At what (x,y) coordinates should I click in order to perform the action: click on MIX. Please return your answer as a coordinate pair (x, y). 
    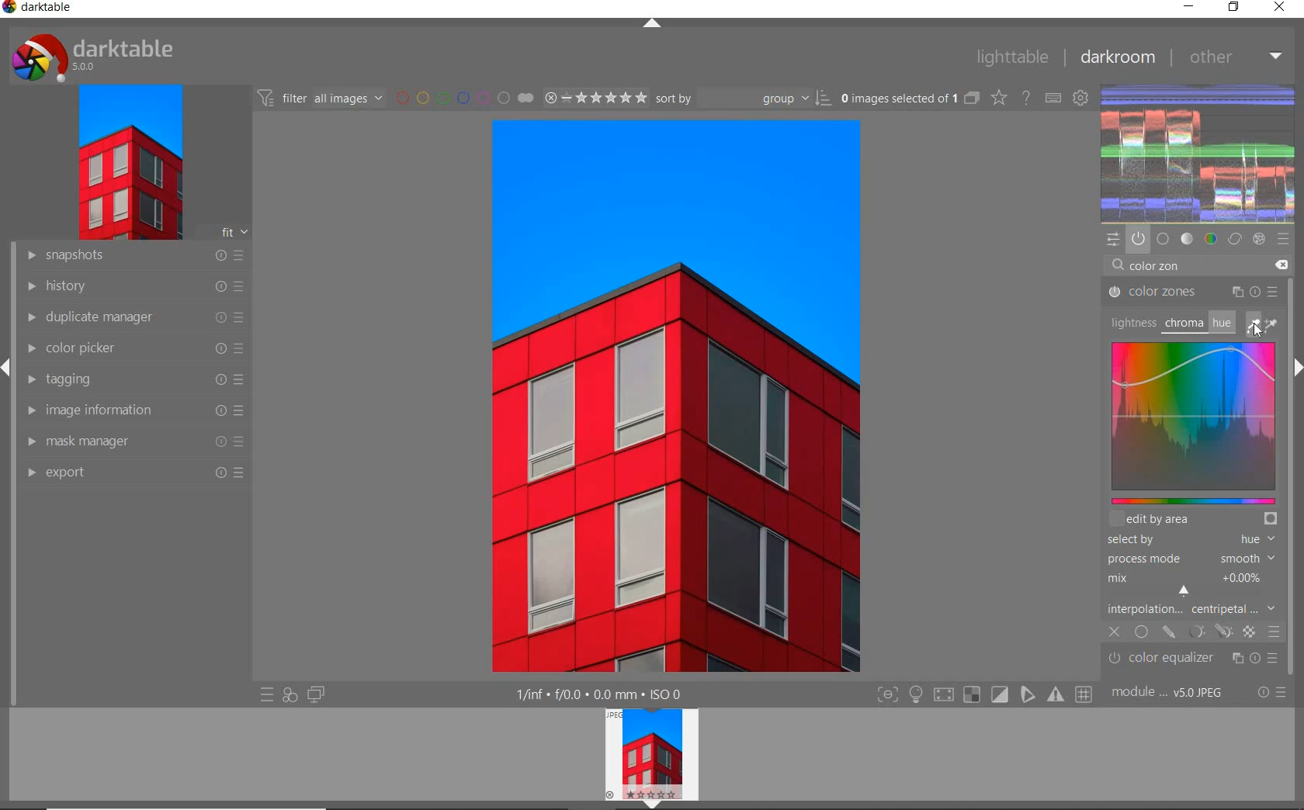
    Looking at the image, I should click on (1189, 581).